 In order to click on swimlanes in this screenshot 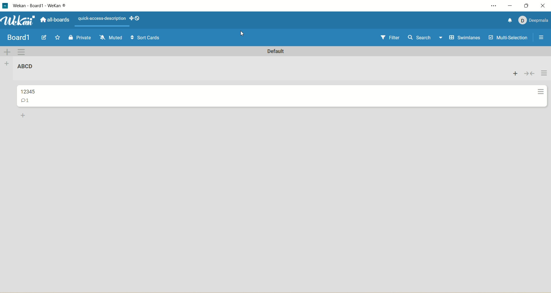, I will do `click(465, 38)`.